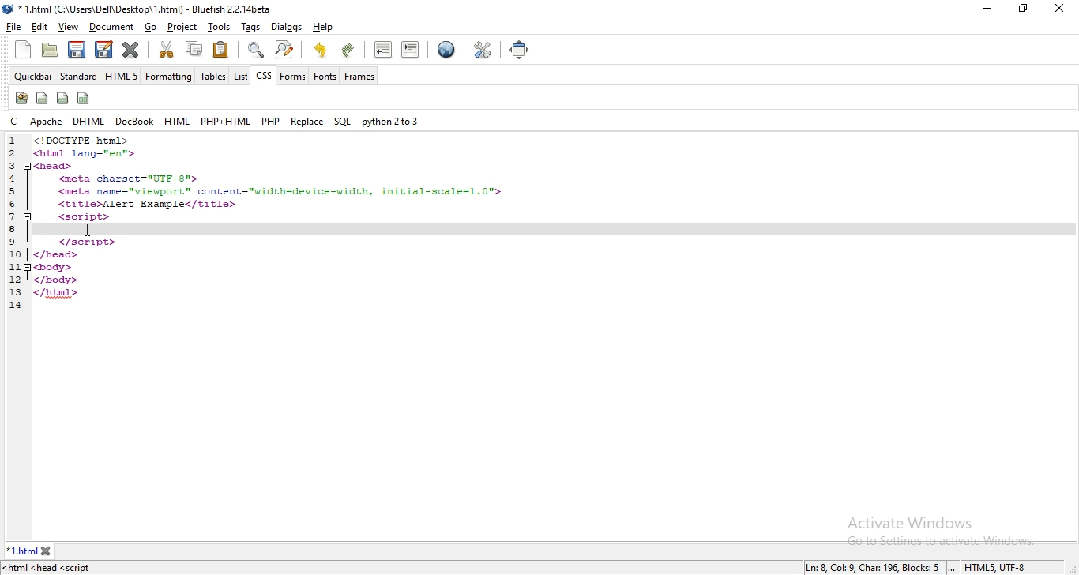 The height and width of the screenshot is (575, 1079). What do you see at coordinates (269, 121) in the screenshot?
I see `php` at bounding box center [269, 121].